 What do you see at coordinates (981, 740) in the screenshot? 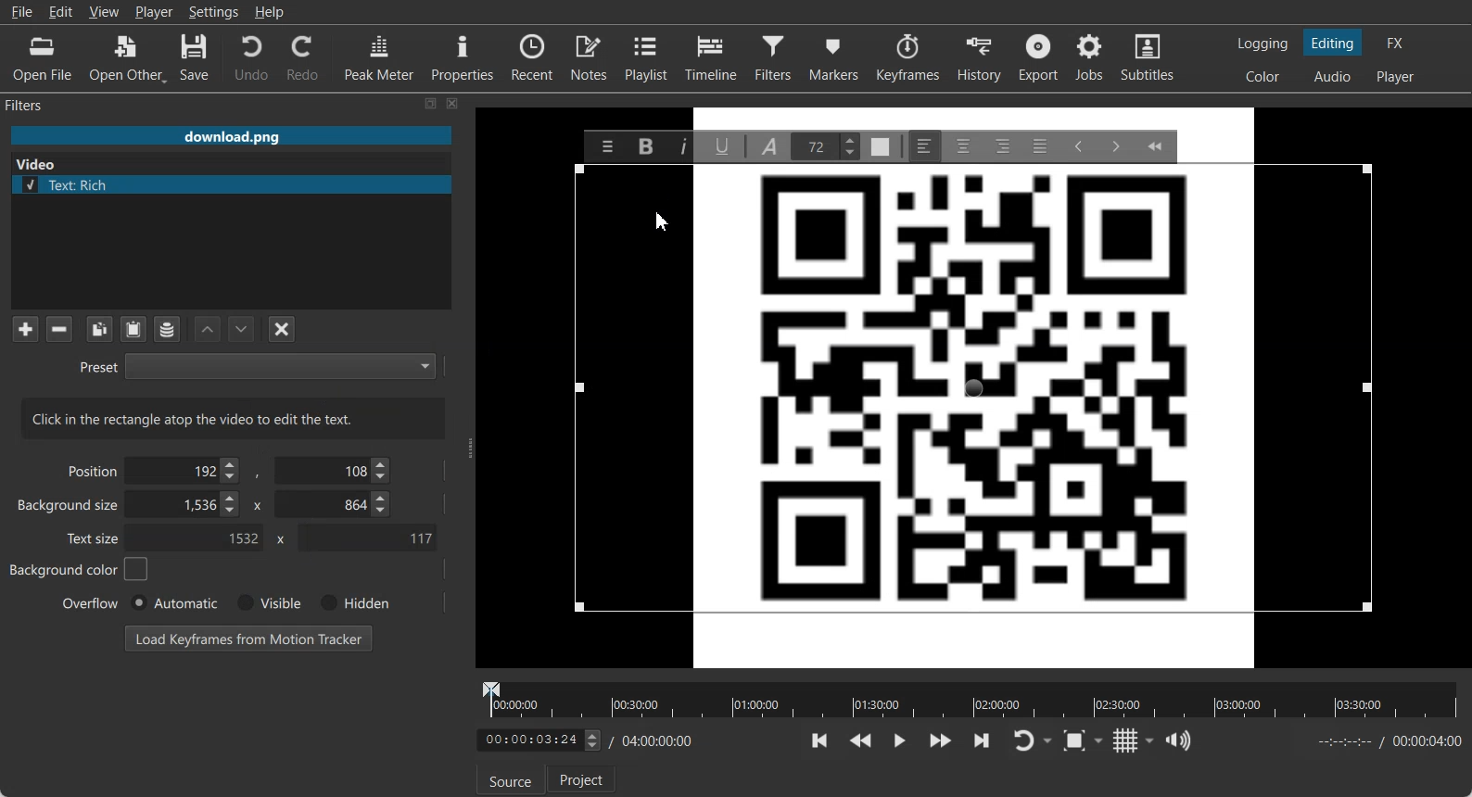
I see `Skip to the next point` at bounding box center [981, 740].